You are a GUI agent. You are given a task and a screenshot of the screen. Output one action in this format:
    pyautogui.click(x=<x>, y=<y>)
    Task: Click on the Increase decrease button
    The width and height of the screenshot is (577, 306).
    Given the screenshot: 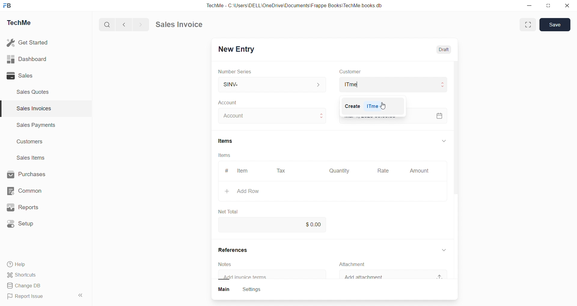 What is the action you would take?
    pyautogui.click(x=322, y=116)
    